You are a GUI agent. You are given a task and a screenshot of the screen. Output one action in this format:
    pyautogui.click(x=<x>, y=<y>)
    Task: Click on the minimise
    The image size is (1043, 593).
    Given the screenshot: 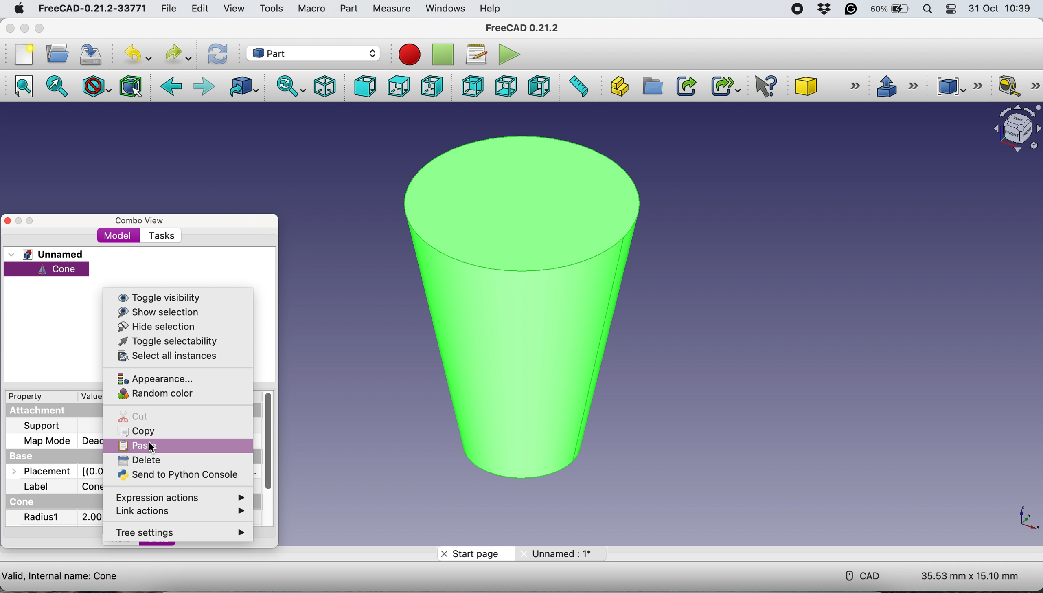 What is the action you would take?
    pyautogui.click(x=18, y=220)
    